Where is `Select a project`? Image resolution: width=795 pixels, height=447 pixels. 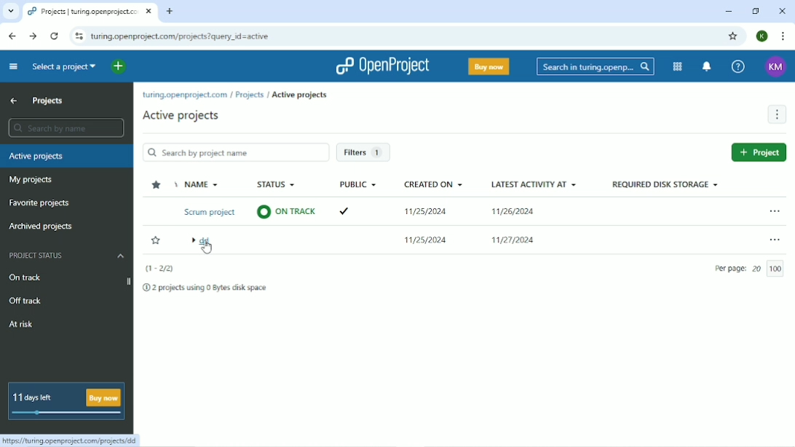 Select a project is located at coordinates (64, 66).